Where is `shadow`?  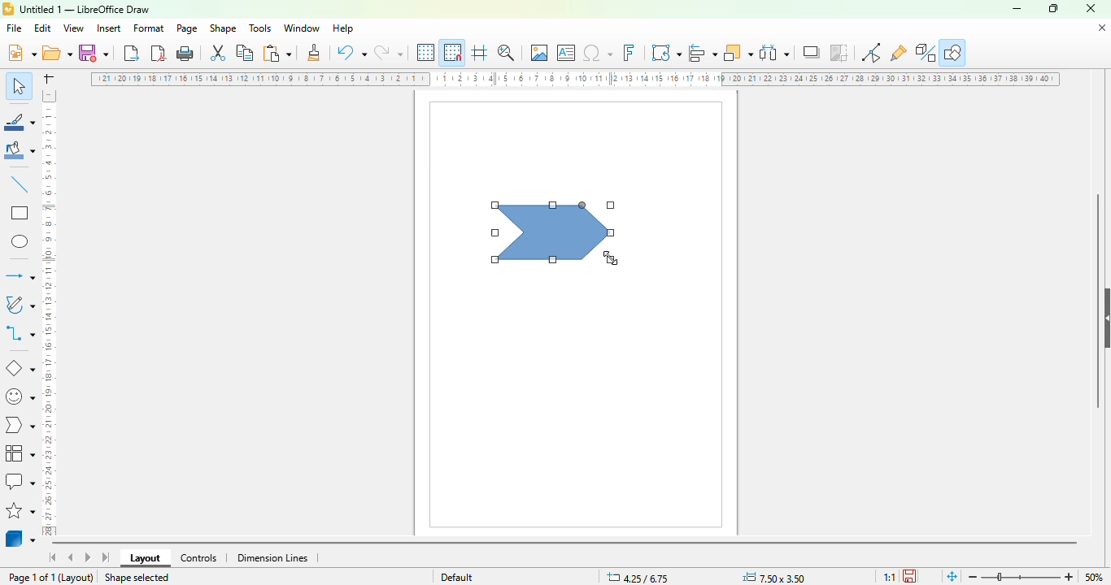 shadow is located at coordinates (811, 52).